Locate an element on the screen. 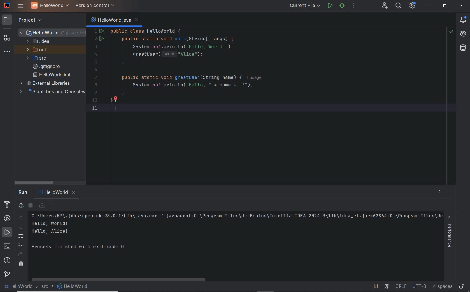  search is located at coordinates (399, 6).